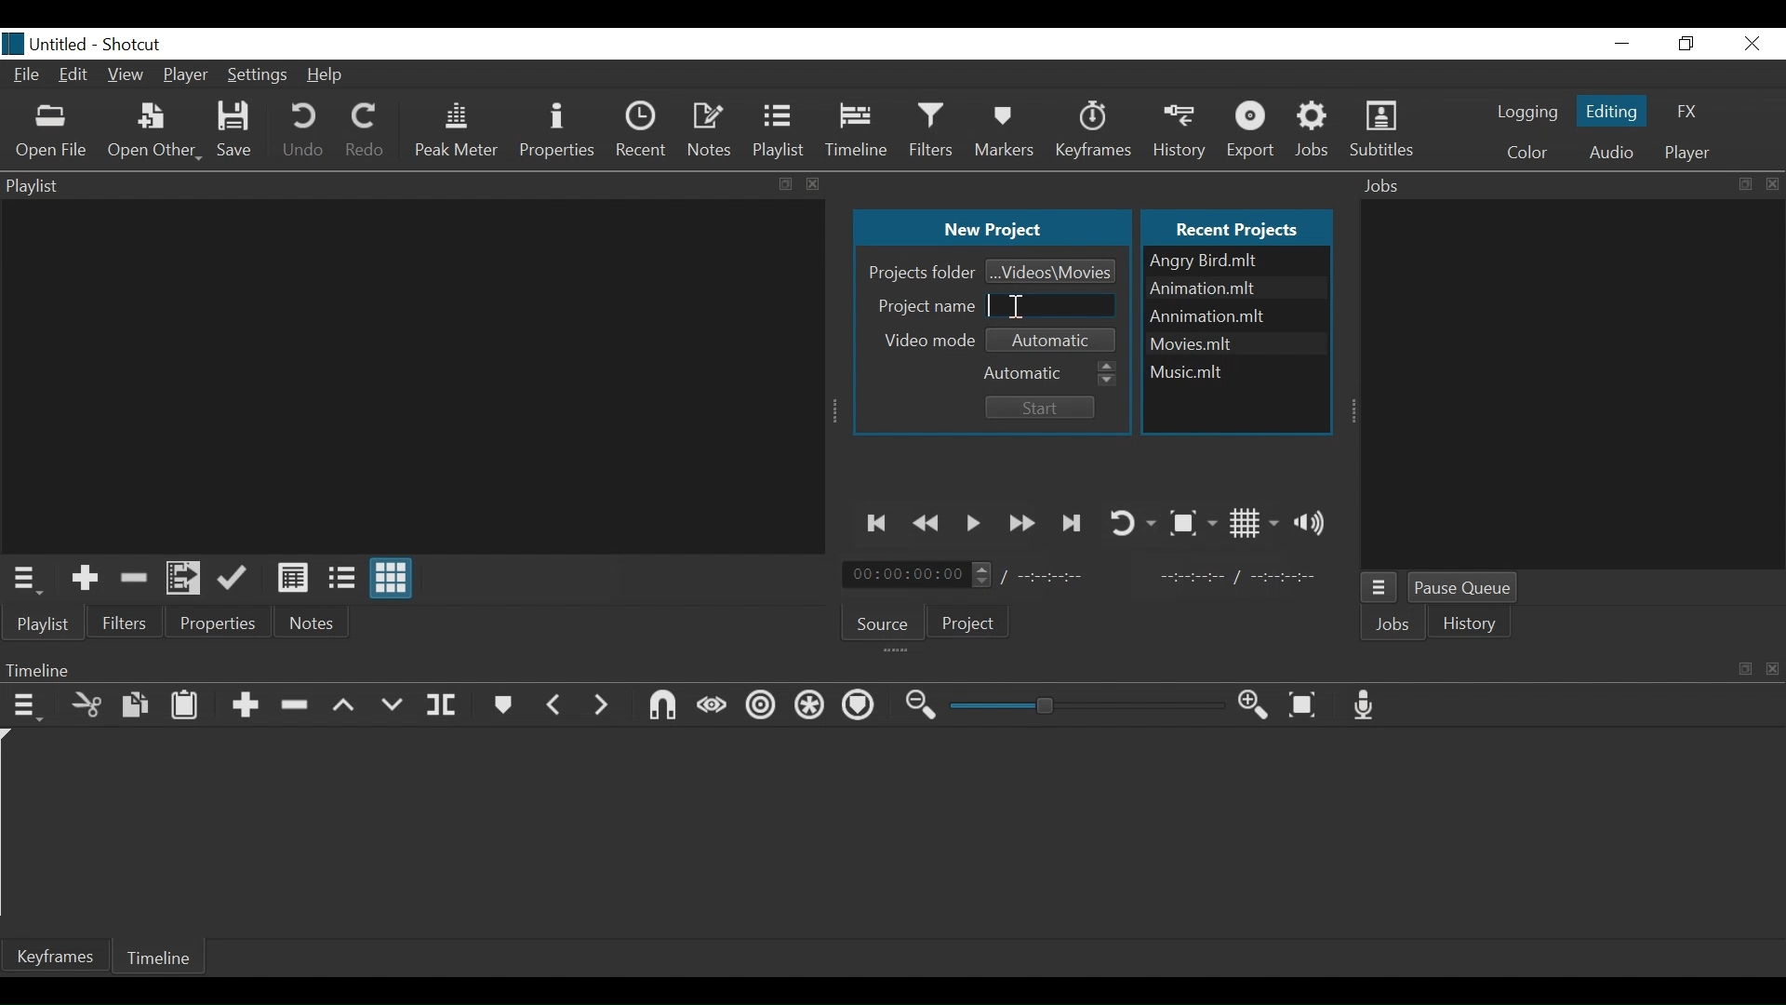  Describe the element at coordinates (1254, 523) in the screenshot. I see `Toggle display grid on player` at that location.